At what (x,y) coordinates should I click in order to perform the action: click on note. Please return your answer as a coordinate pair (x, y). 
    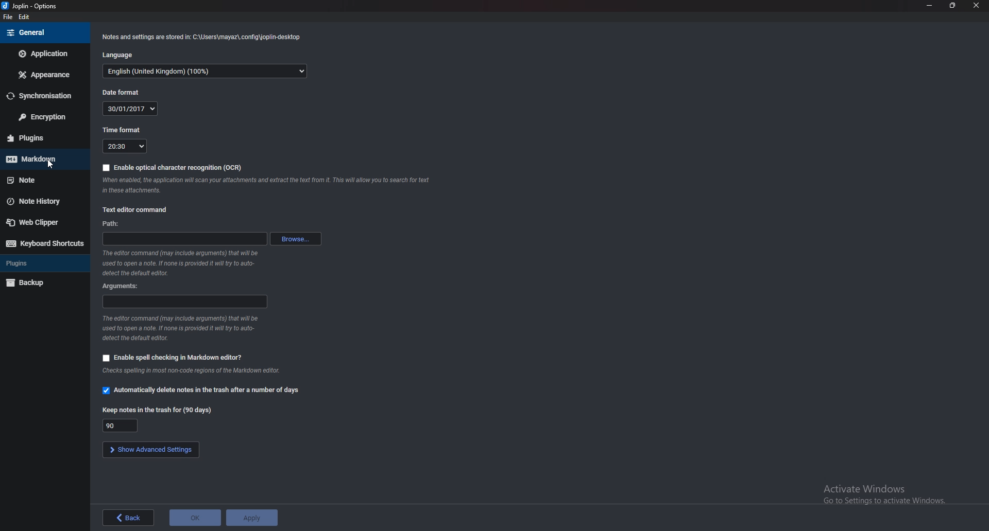
    Looking at the image, I should click on (40, 179).